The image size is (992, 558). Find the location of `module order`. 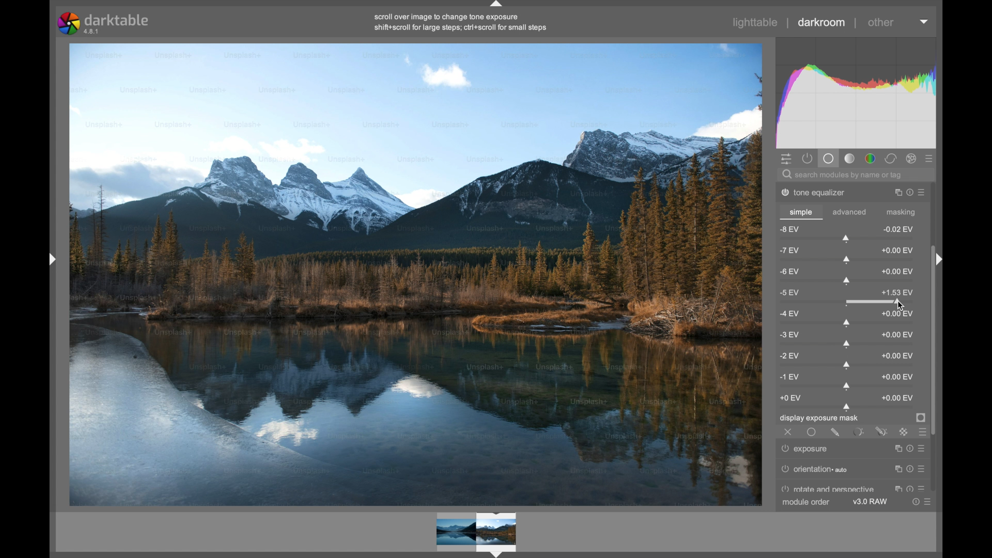

module order is located at coordinates (806, 503).